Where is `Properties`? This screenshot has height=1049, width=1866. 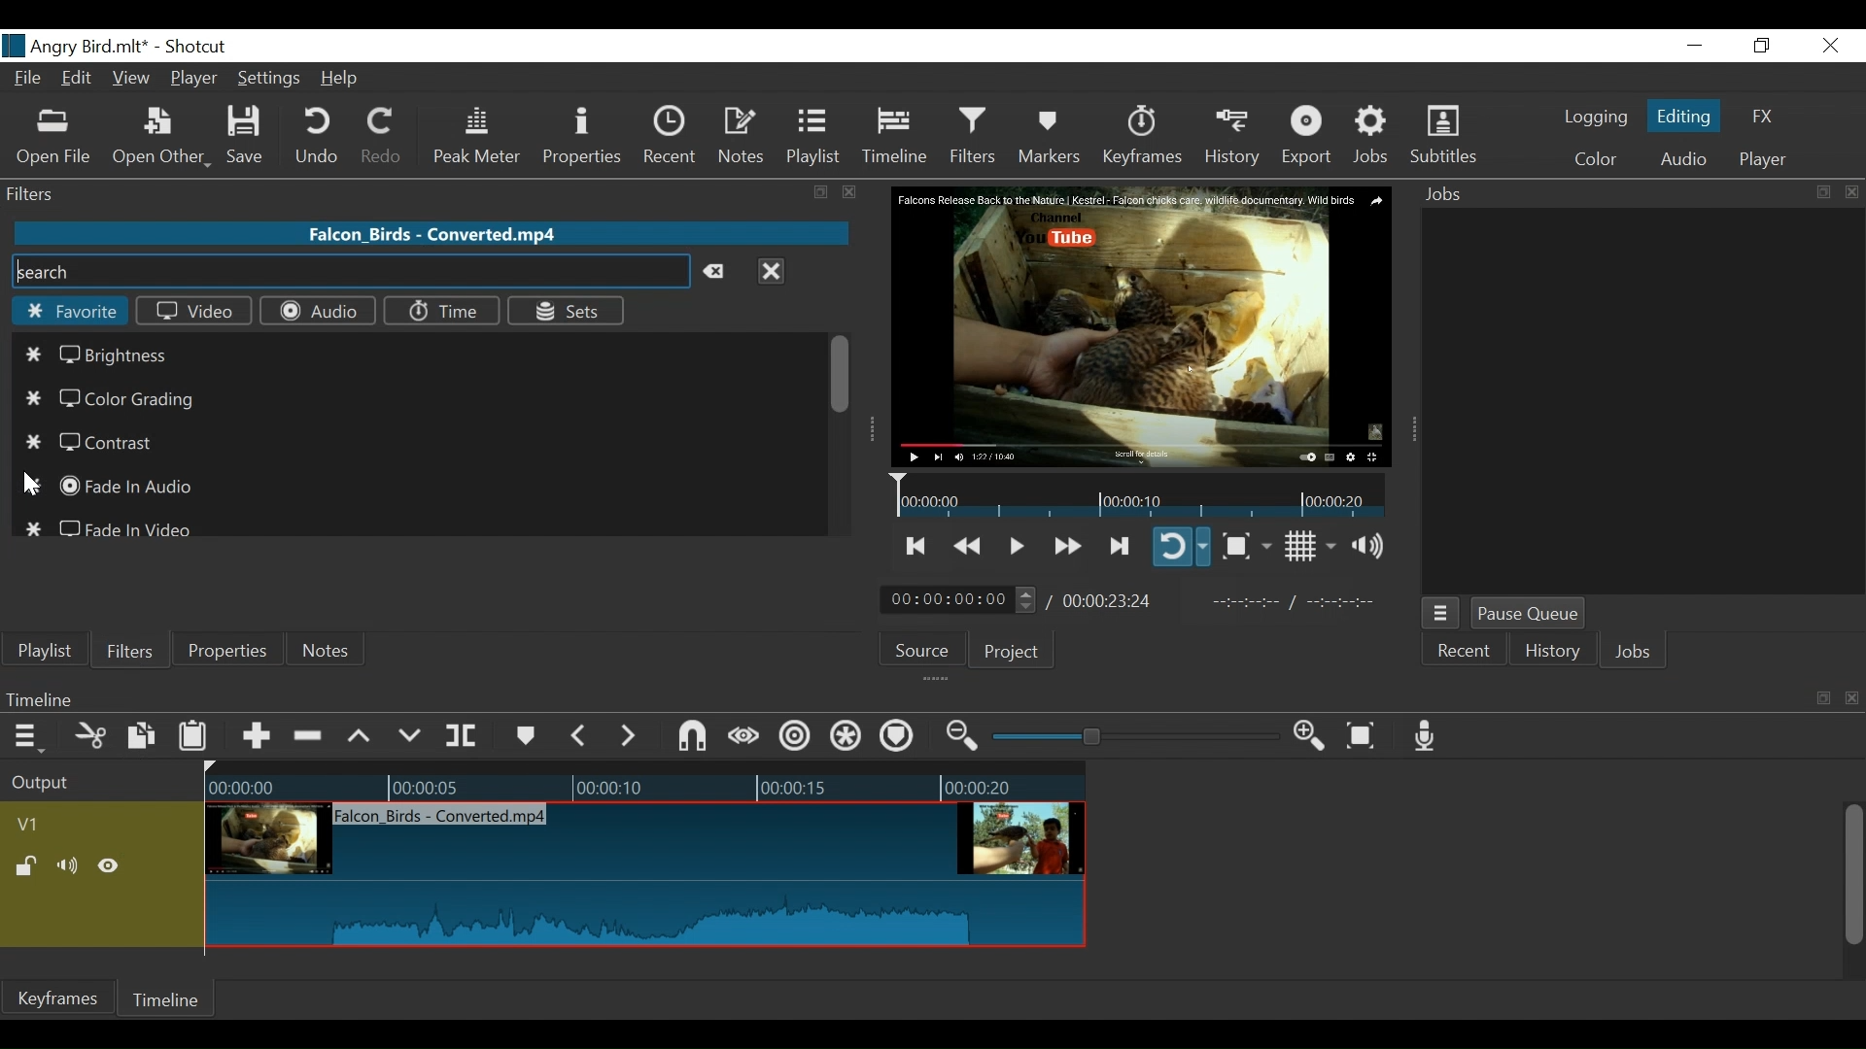
Properties is located at coordinates (225, 649).